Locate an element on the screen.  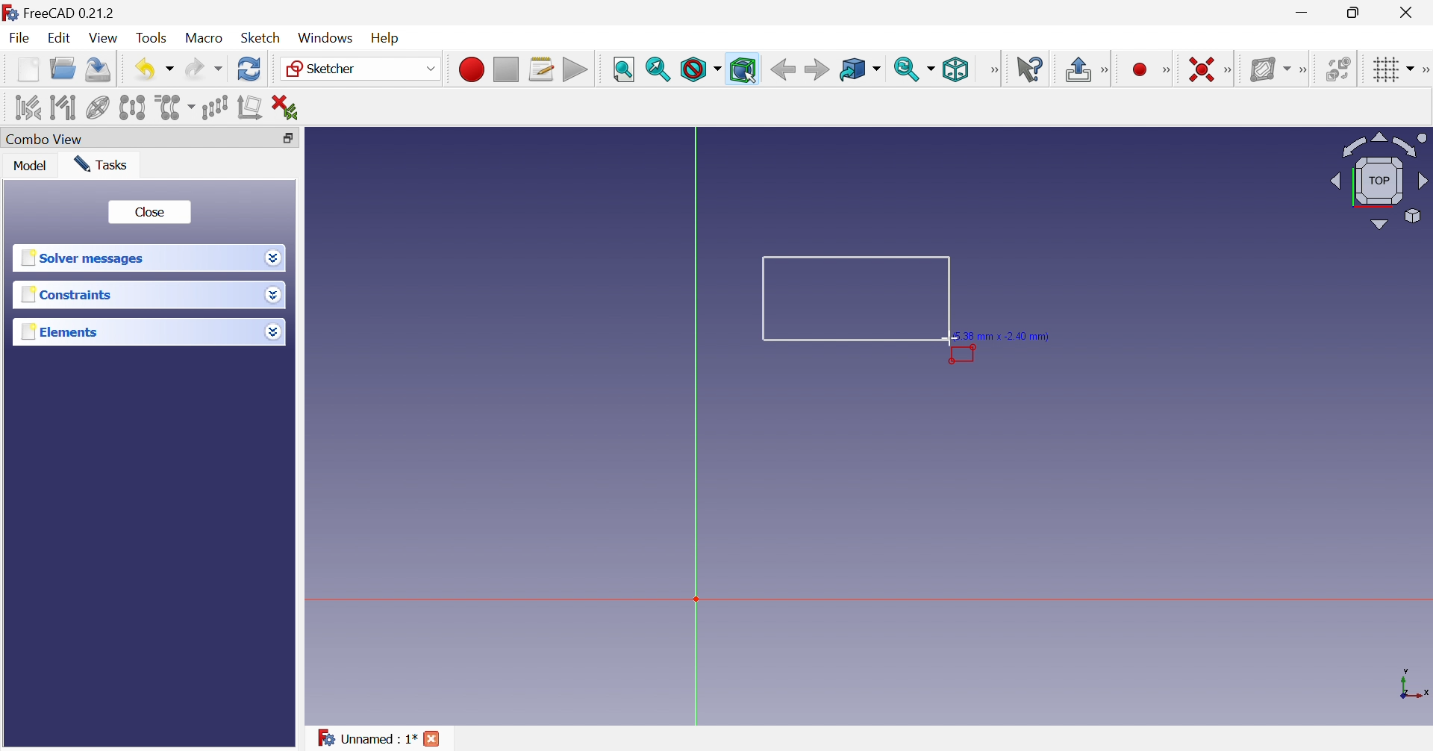
Save is located at coordinates (99, 70).